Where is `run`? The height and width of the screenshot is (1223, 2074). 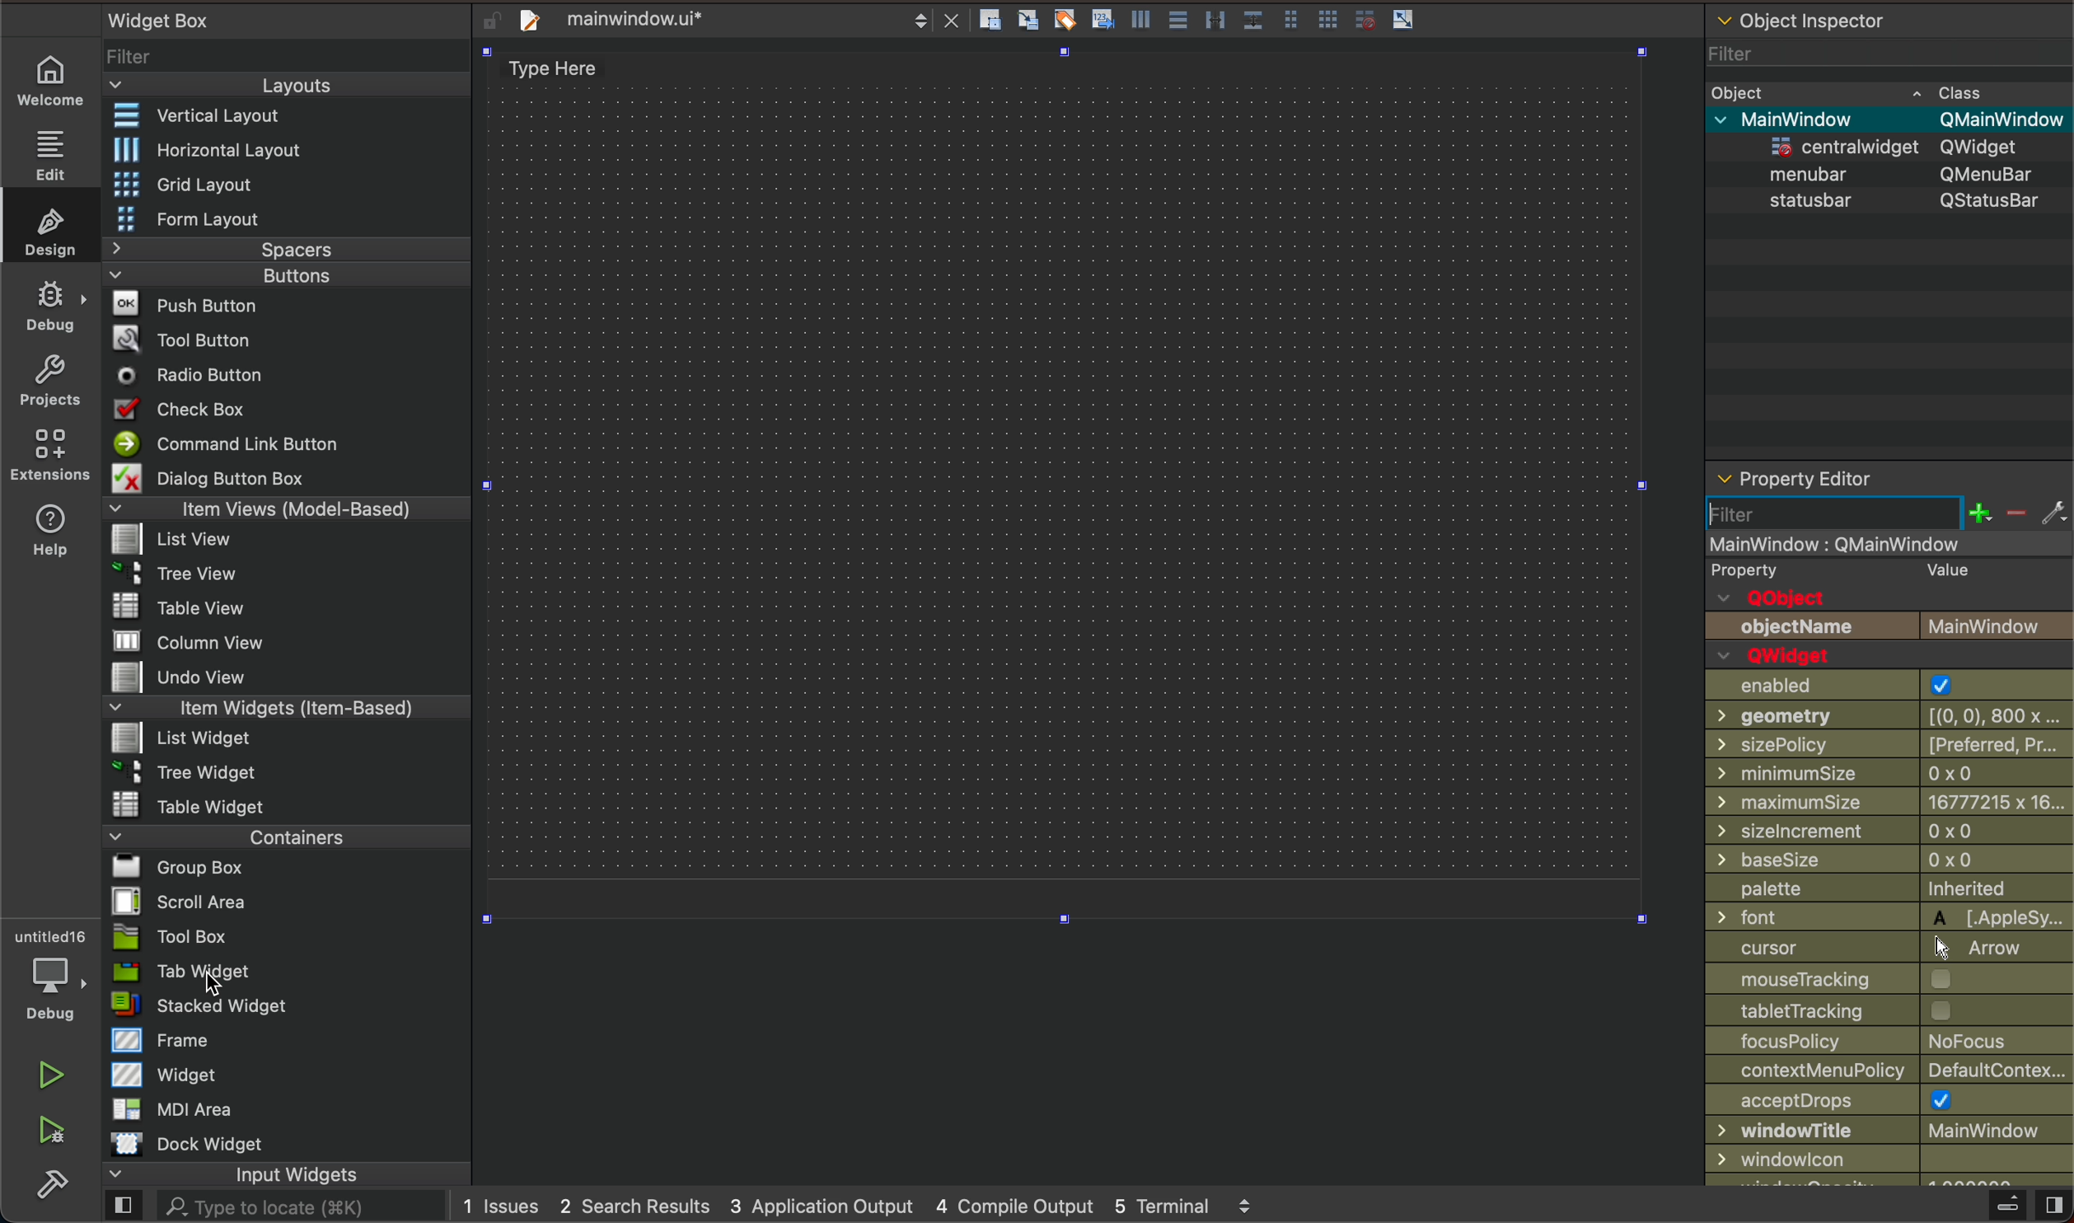
run is located at coordinates (34, 1073).